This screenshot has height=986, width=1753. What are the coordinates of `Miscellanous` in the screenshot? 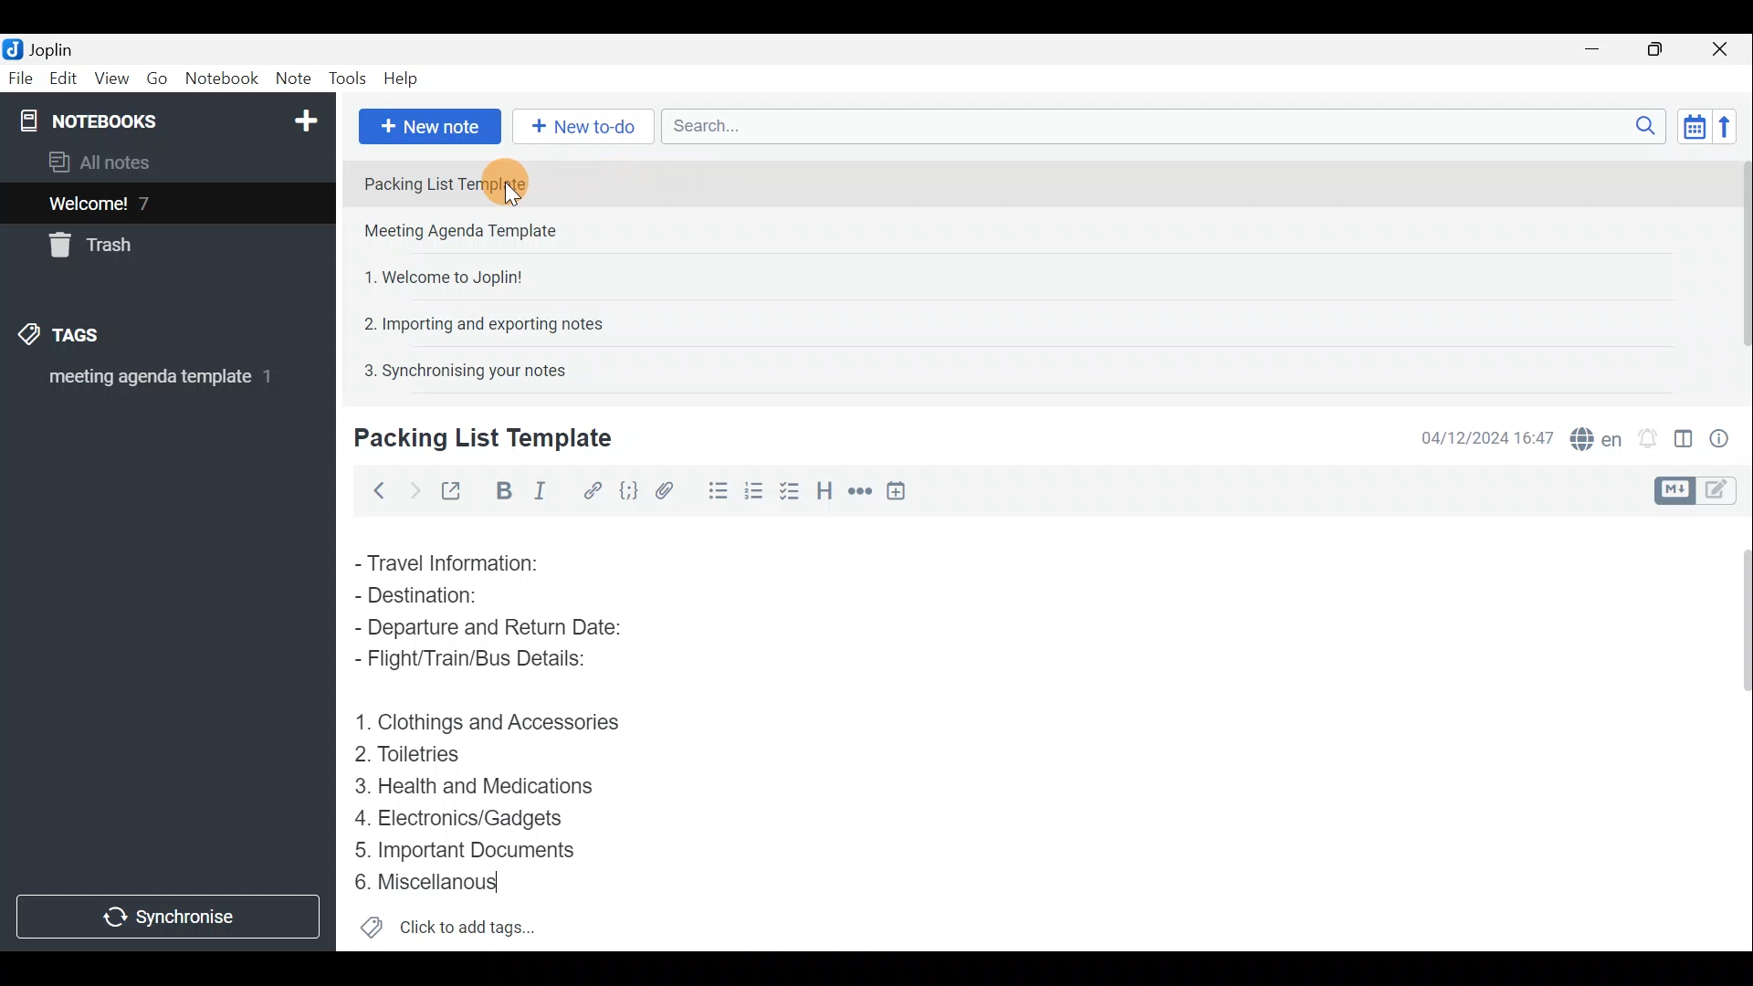 It's located at (428, 882).